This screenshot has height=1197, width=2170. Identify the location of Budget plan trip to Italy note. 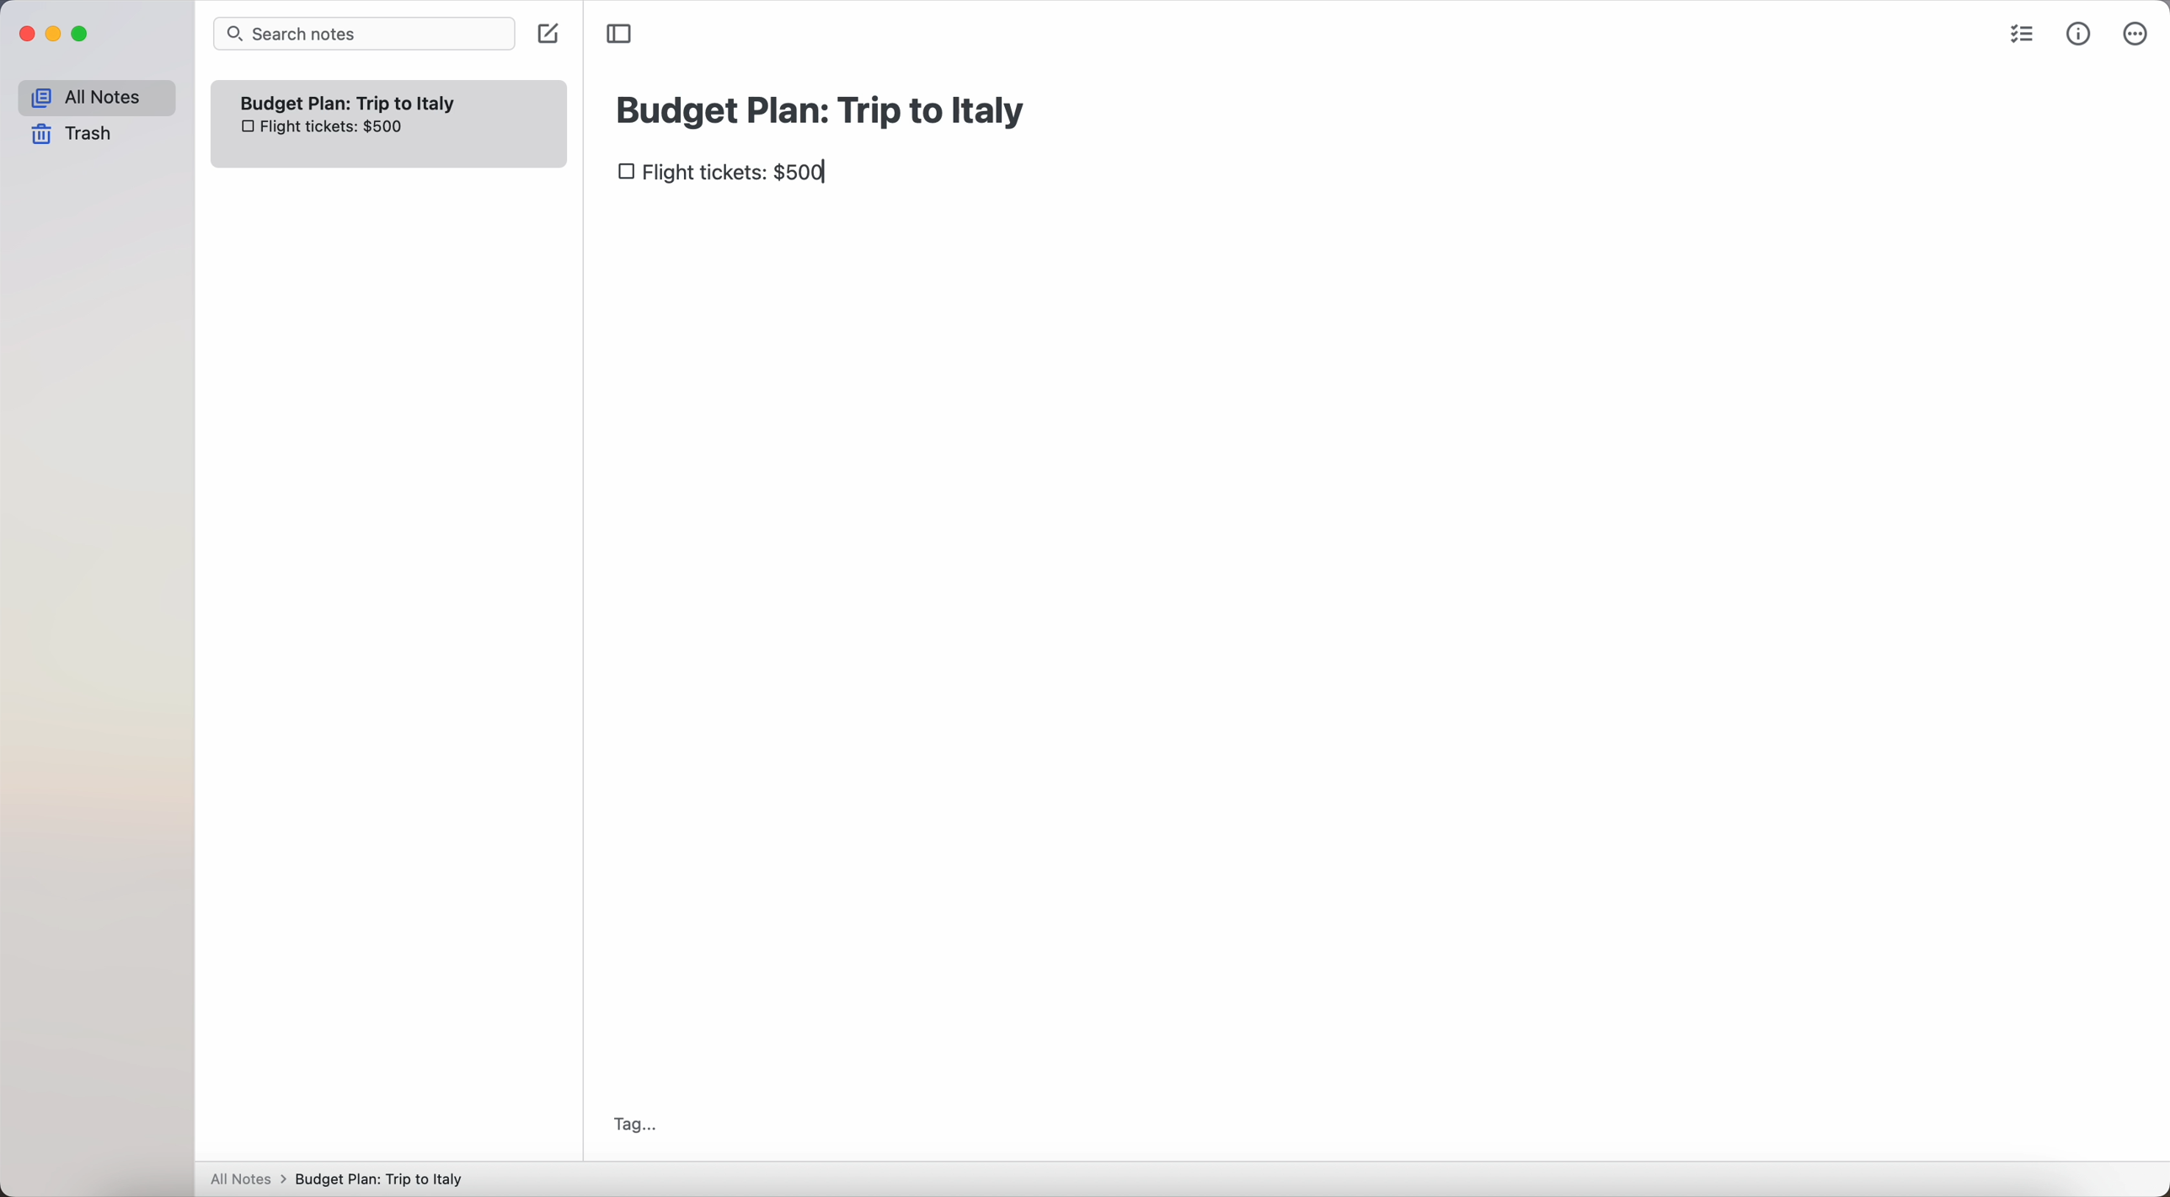
(350, 102).